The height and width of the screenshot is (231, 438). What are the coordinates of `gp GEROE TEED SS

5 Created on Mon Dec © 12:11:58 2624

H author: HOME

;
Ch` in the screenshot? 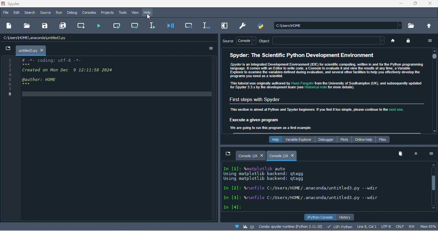 It's located at (75, 79).